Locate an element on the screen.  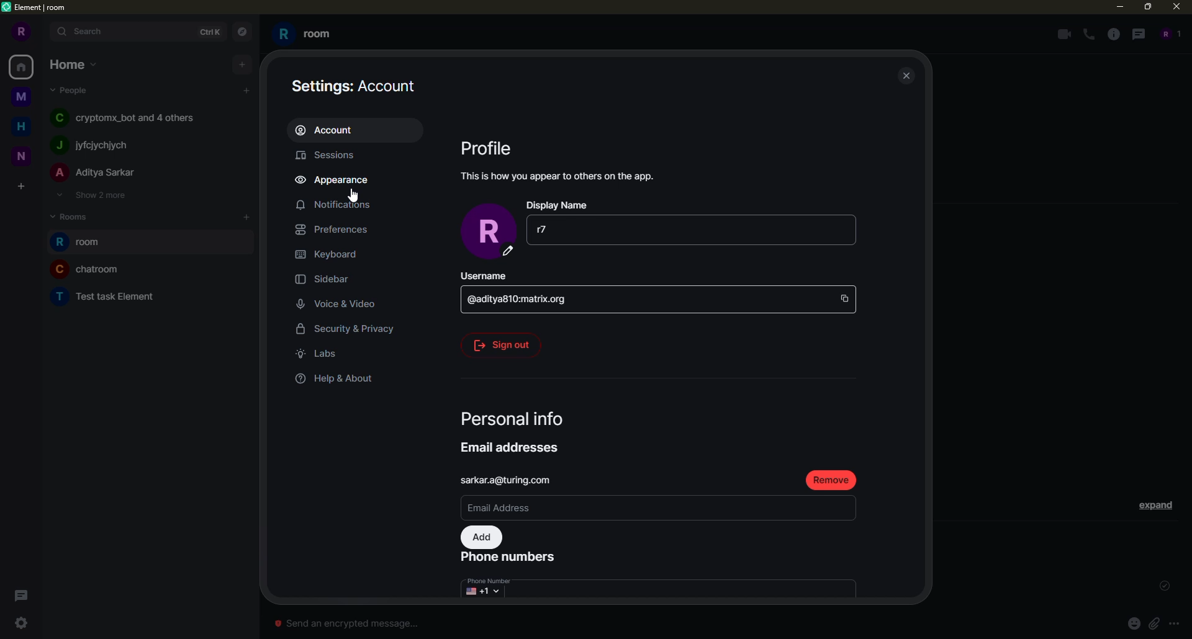
account is located at coordinates (356, 86).